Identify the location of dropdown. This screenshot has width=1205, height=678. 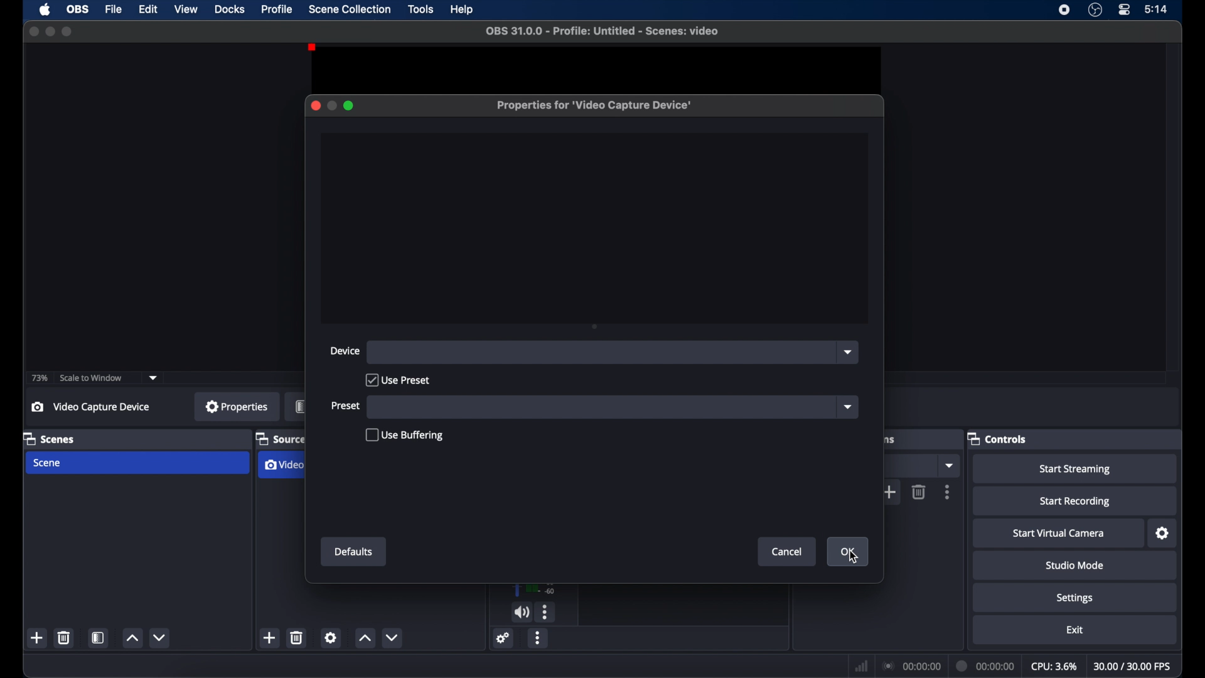
(154, 378).